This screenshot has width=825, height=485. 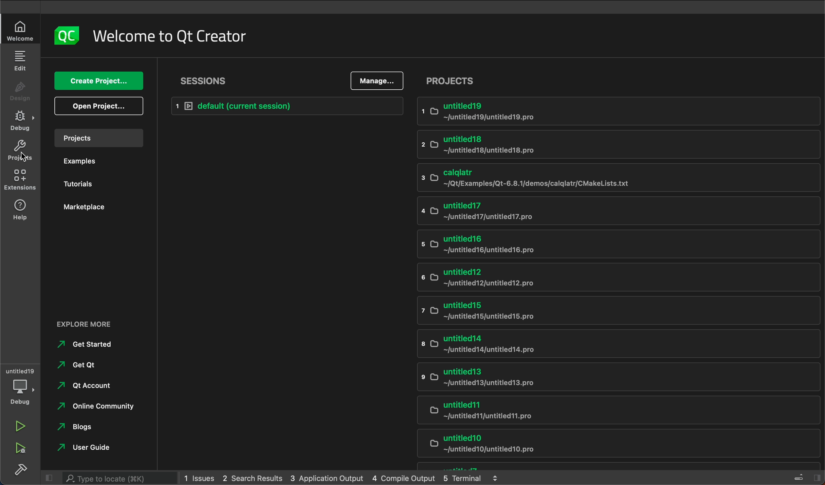 I want to click on untitled19, so click(x=616, y=110).